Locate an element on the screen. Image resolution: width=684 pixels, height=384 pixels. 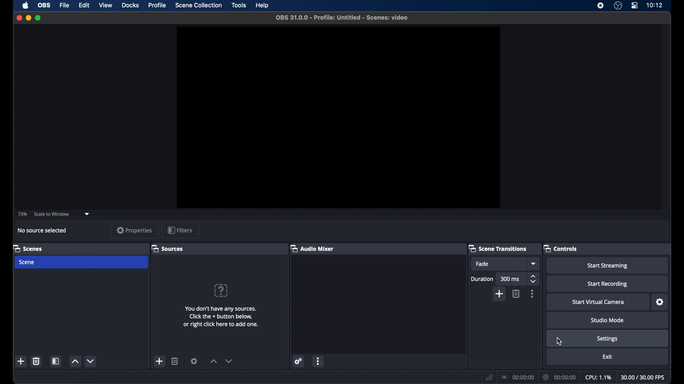
tools is located at coordinates (239, 5).